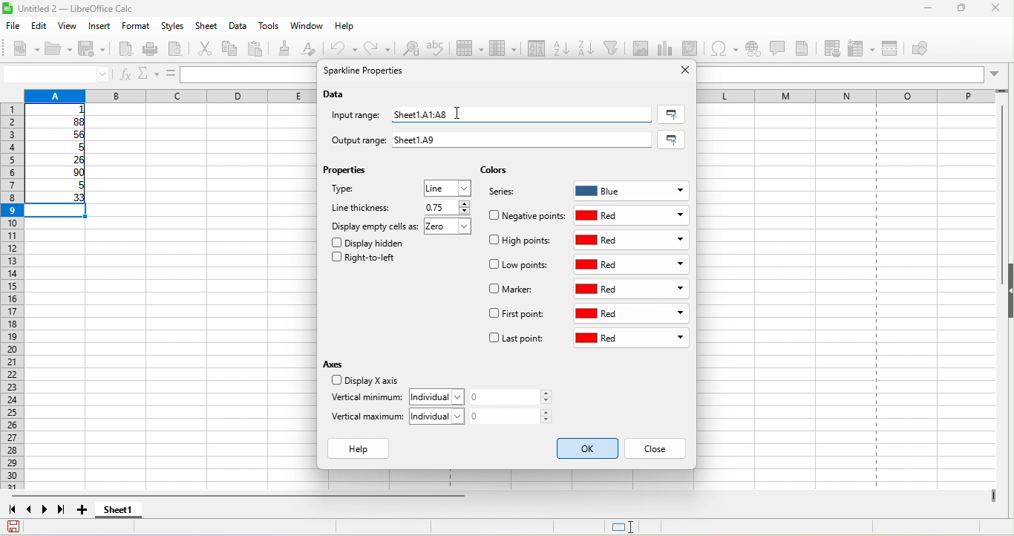 The height and width of the screenshot is (536, 1014). Describe the element at coordinates (836, 48) in the screenshot. I see `defined print area` at that location.